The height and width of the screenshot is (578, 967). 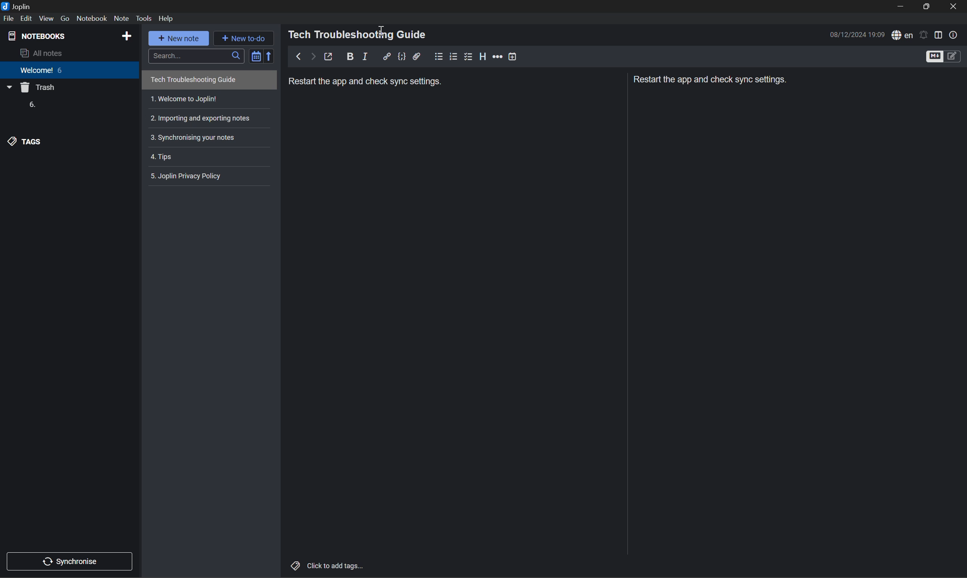 What do you see at coordinates (904, 7) in the screenshot?
I see `Minimize` at bounding box center [904, 7].